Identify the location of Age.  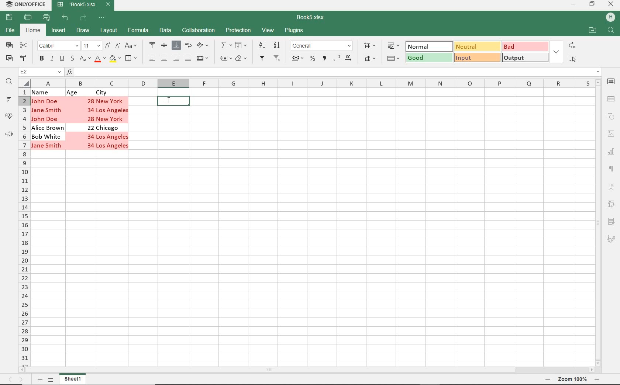
(73, 93).